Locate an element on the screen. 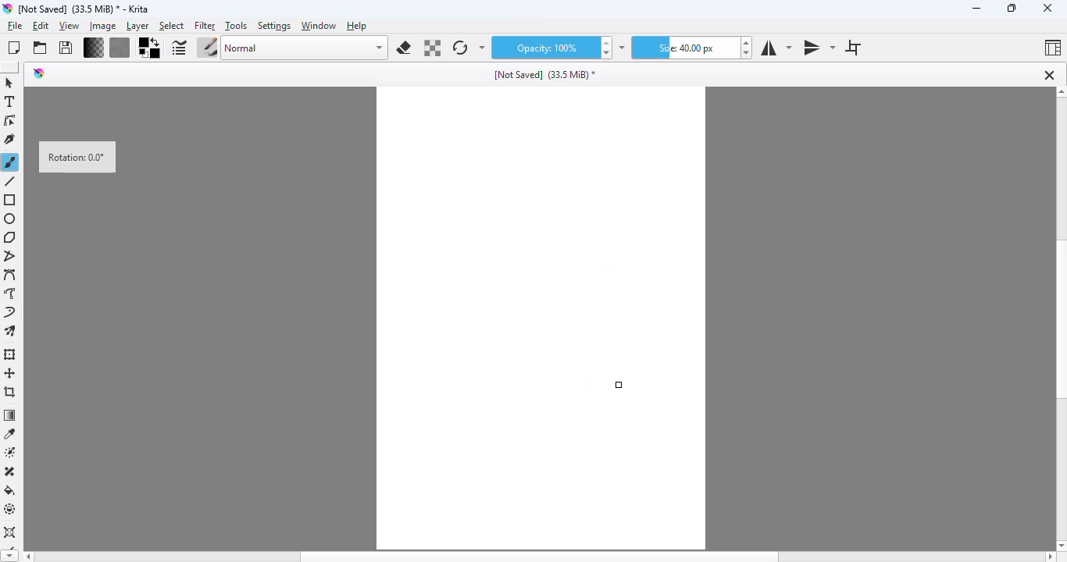  Scroll Down is located at coordinates (1060, 543).